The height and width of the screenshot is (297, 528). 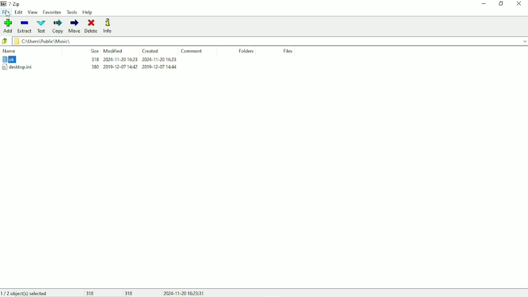 I want to click on drop down, so click(x=525, y=41).